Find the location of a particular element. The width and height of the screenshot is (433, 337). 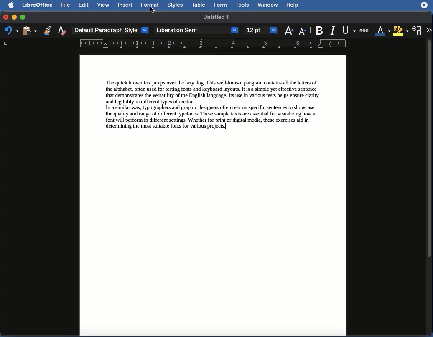

More is located at coordinates (428, 29).